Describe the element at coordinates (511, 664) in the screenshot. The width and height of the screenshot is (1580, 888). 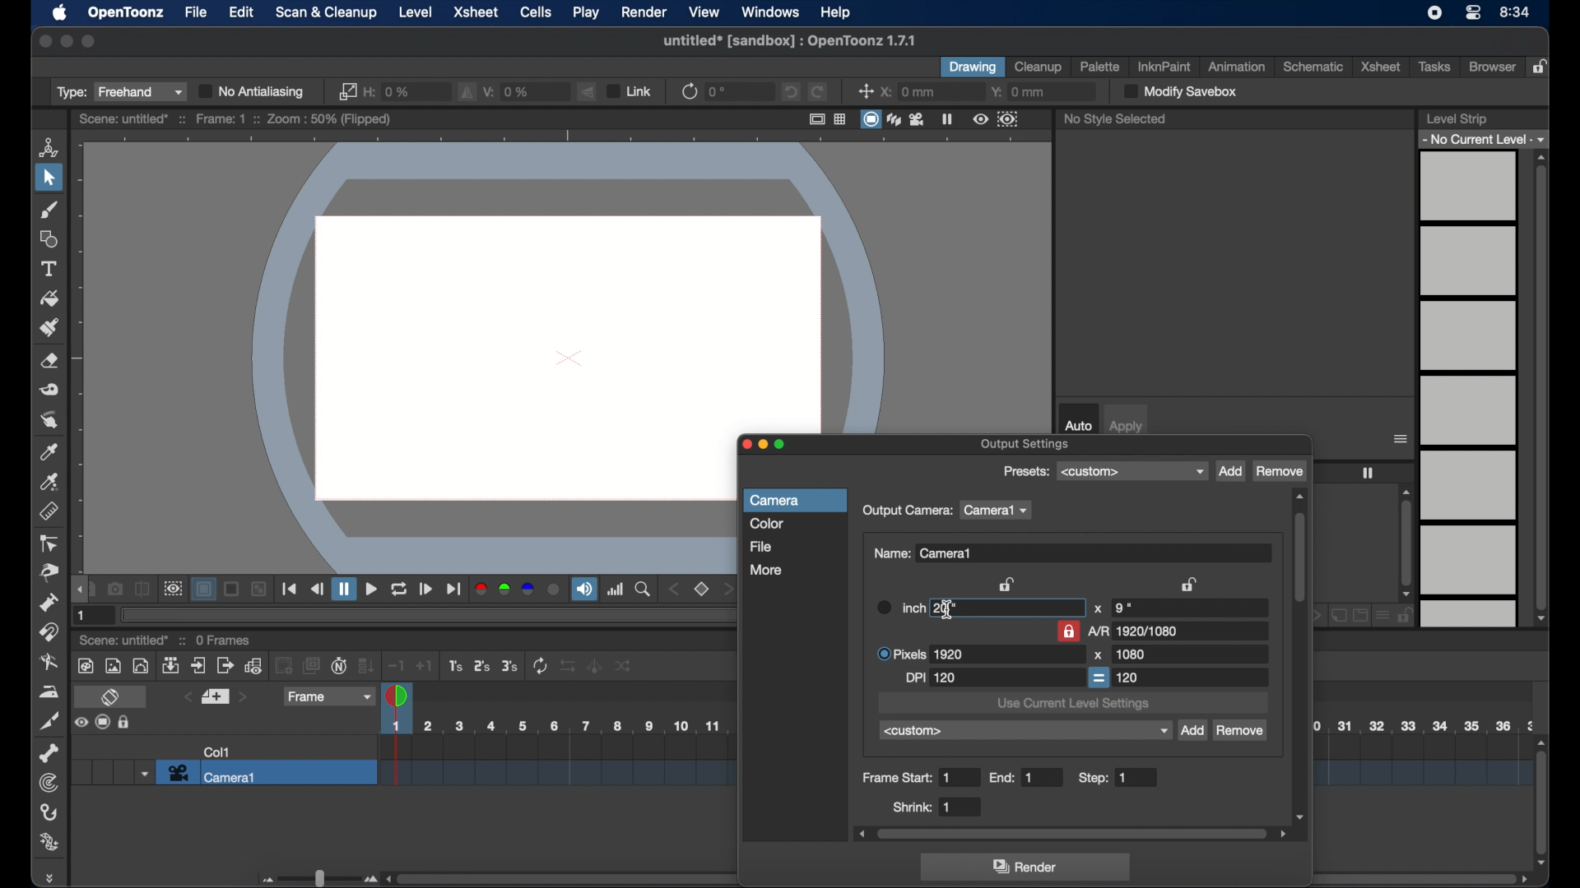
I see `` at that location.